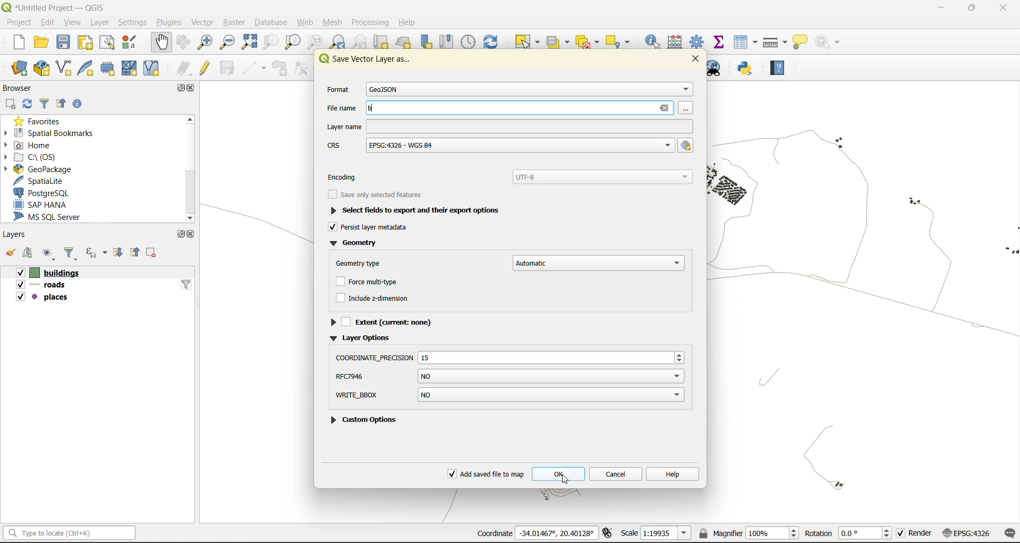 Image resolution: width=1020 pixels, height=543 pixels. I want to click on toolbox, so click(699, 41).